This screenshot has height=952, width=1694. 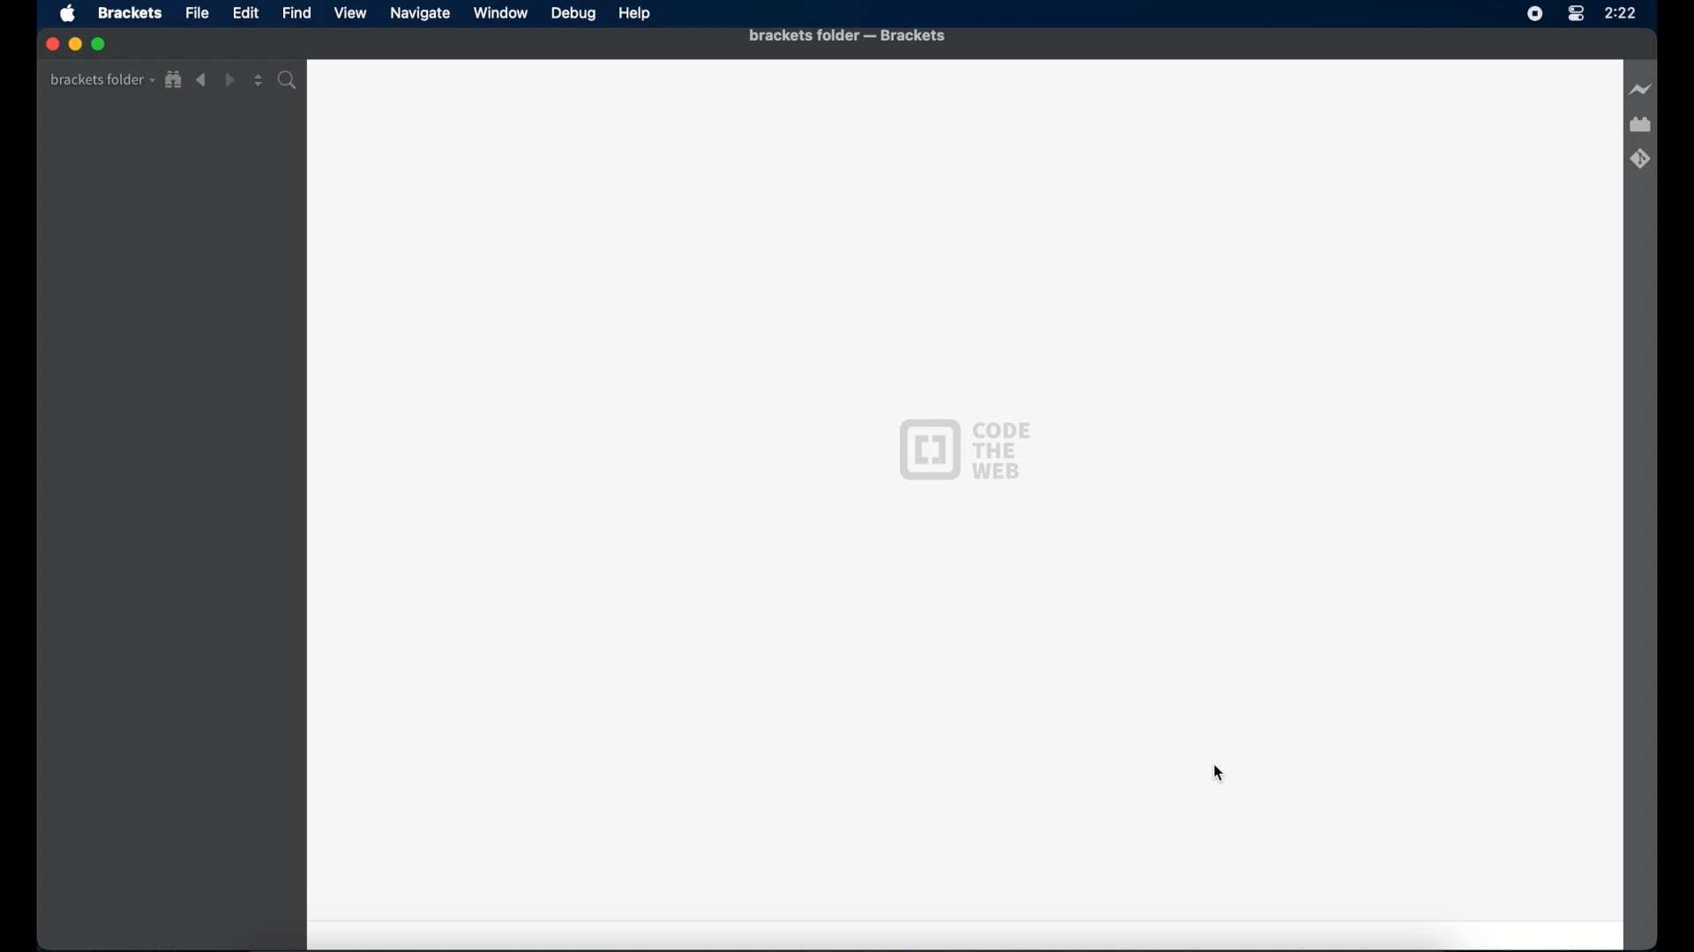 What do you see at coordinates (101, 79) in the screenshot?
I see `brackets folder` at bounding box center [101, 79].